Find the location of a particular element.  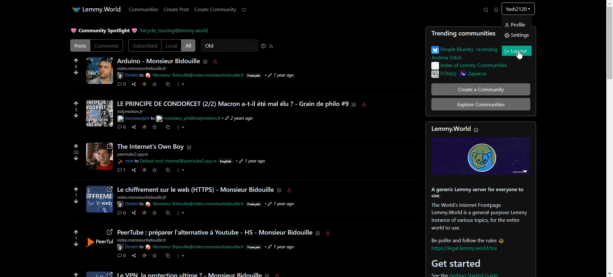

Downvote is located at coordinates (76, 72).